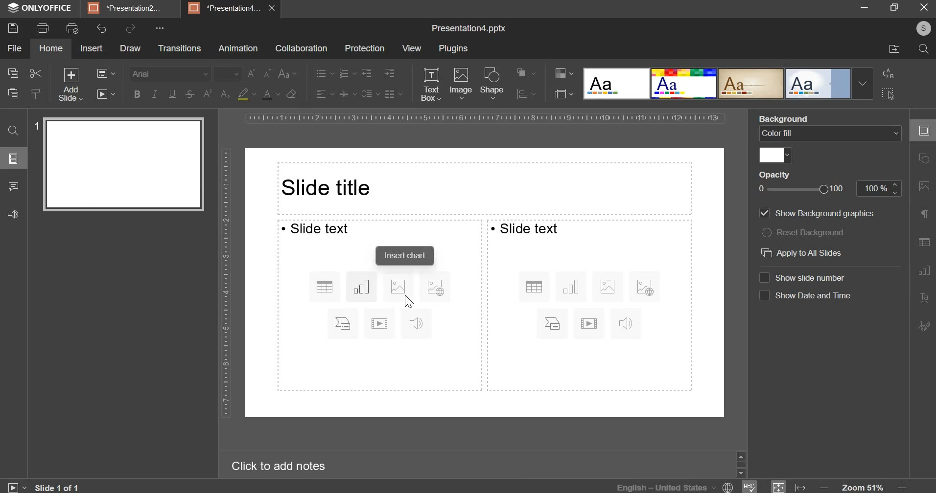 This screenshot has width=936, height=493. Describe the element at coordinates (365, 48) in the screenshot. I see `protection` at that location.